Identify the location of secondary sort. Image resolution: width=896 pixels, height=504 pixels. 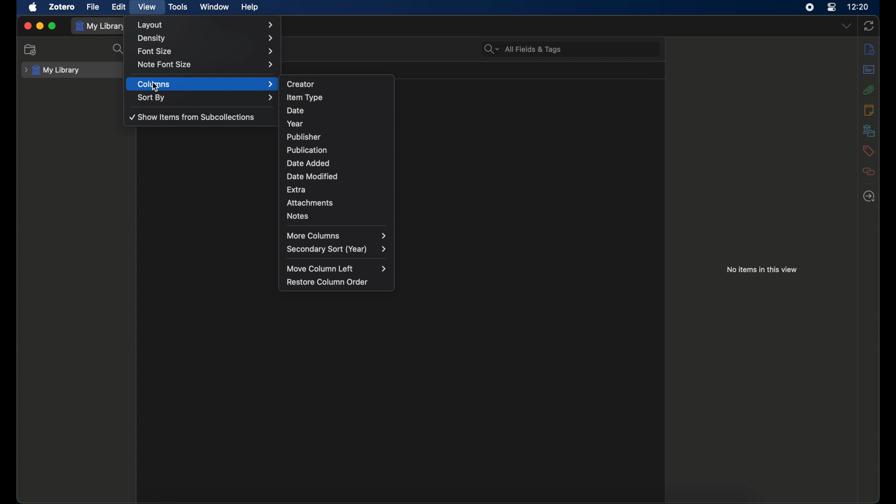
(336, 249).